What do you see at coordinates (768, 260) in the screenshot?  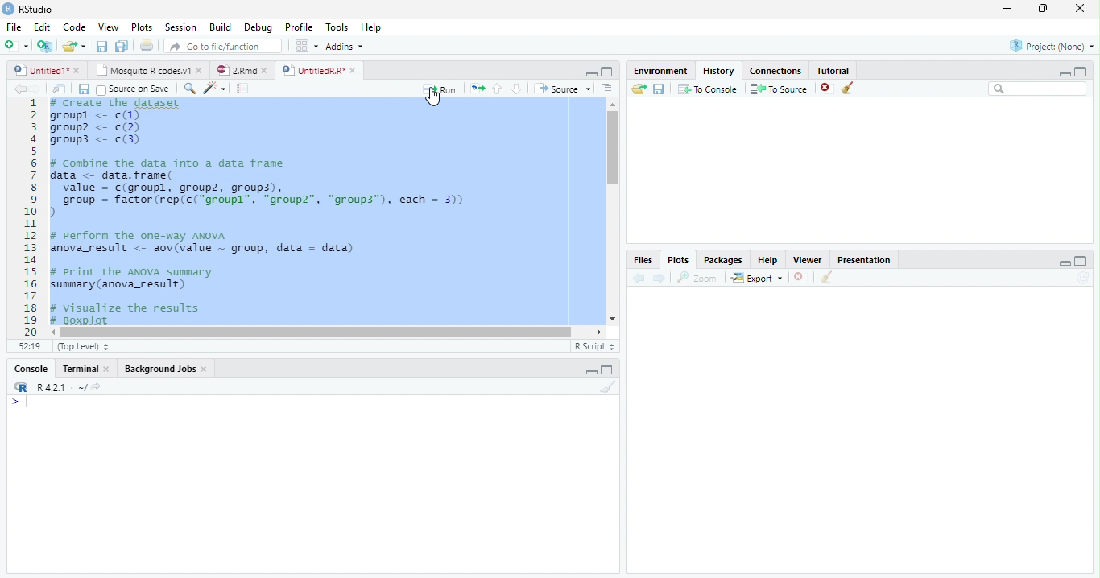 I see `help` at bounding box center [768, 260].